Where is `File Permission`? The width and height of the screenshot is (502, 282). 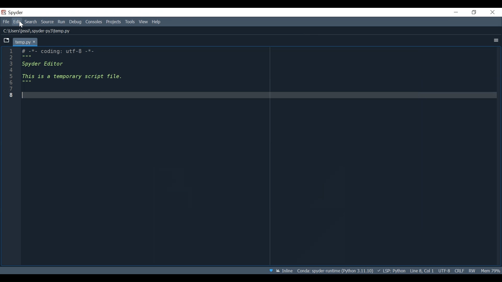 File Permission is located at coordinates (472, 271).